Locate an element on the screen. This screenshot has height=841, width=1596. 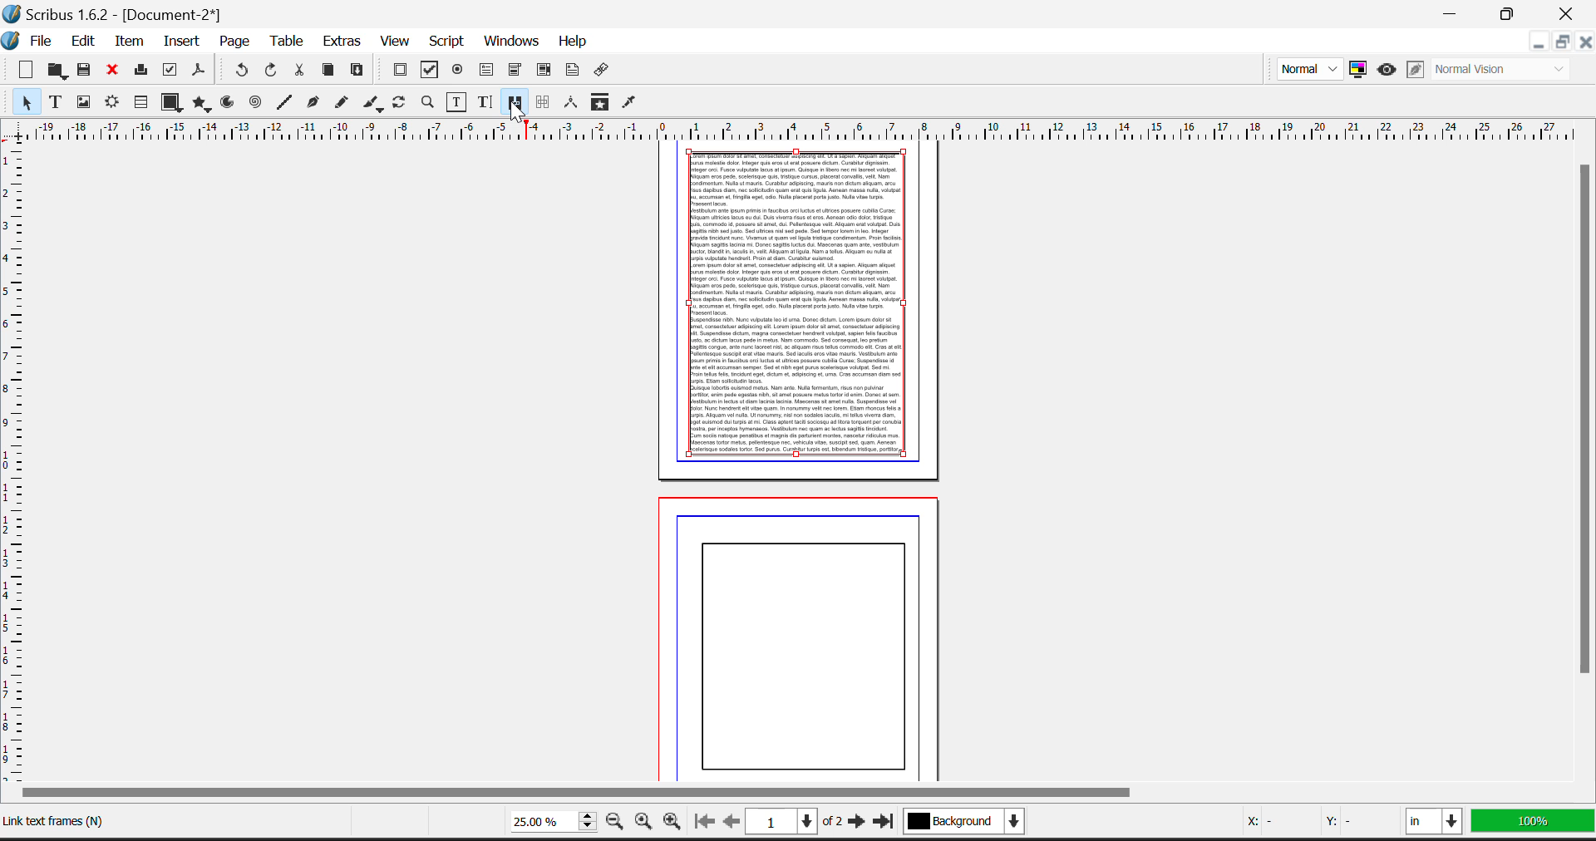
Scroll Bar is located at coordinates (793, 793).